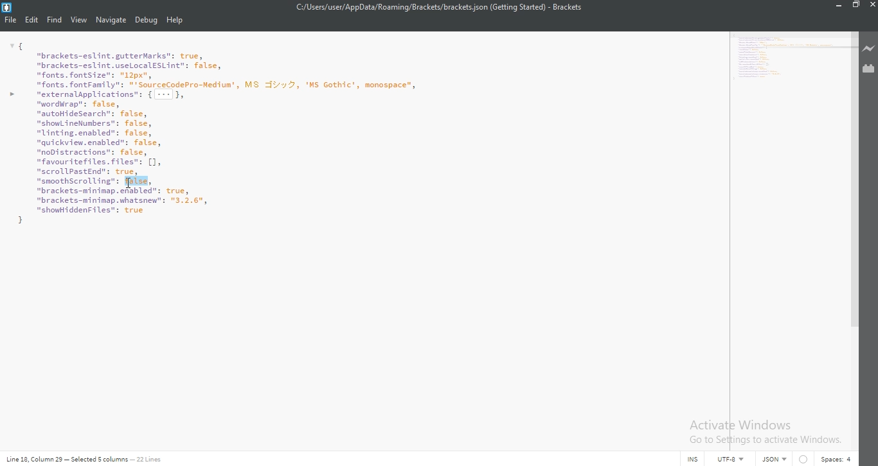 This screenshot has height=466, width=878. What do you see at coordinates (111, 21) in the screenshot?
I see `Navigate` at bounding box center [111, 21].